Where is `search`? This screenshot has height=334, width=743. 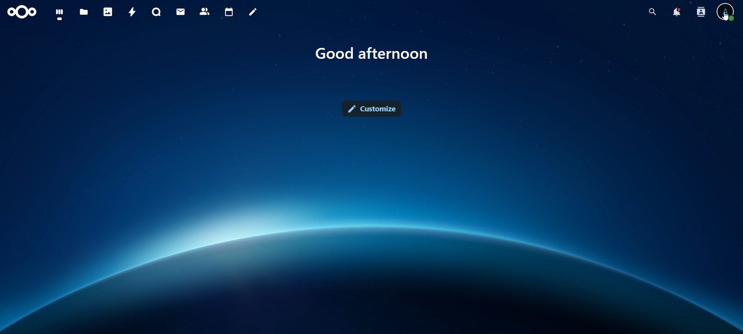 search is located at coordinates (653, 12).